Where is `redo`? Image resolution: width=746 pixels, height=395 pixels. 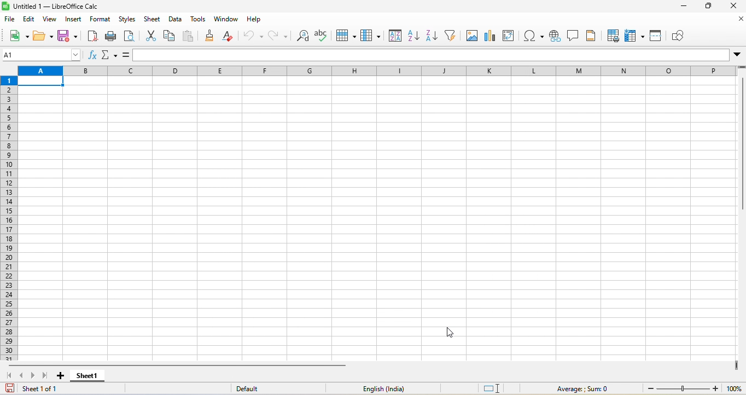
redo is located at coordinates (277, 37).